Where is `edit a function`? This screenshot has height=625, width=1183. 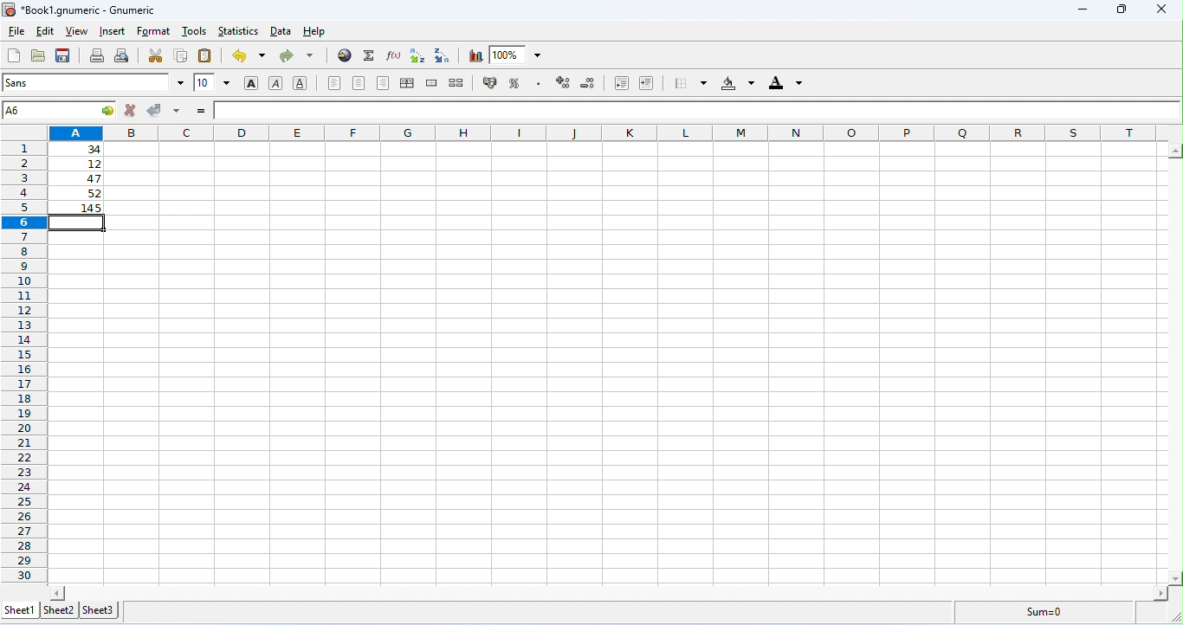 edit a function is located at coordinates (392, 55).